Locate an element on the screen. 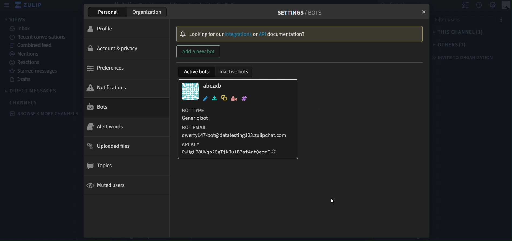 The width and height of the screenshot is (512, 241). drafts is located at coordinates (21, 80).